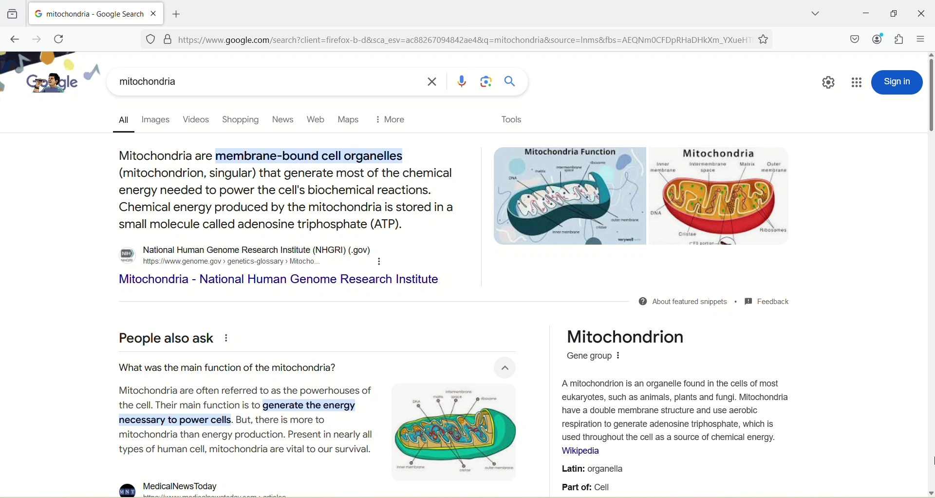 The height and width of the screenshot is (498, 935). Describe the element at coordinates (351, 119) in the screenshot. I see `maps` at that location.